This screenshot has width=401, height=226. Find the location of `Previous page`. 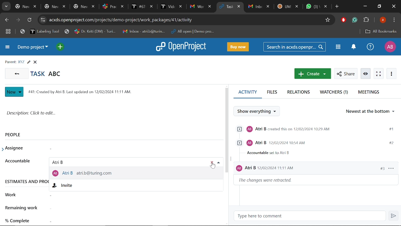

Previous page is located at coordinates (7, 20).